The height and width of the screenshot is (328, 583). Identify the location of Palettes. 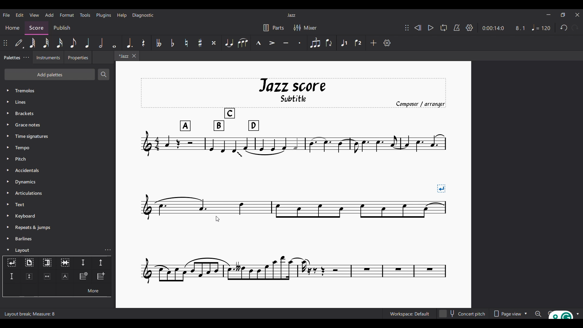
(12, 58).